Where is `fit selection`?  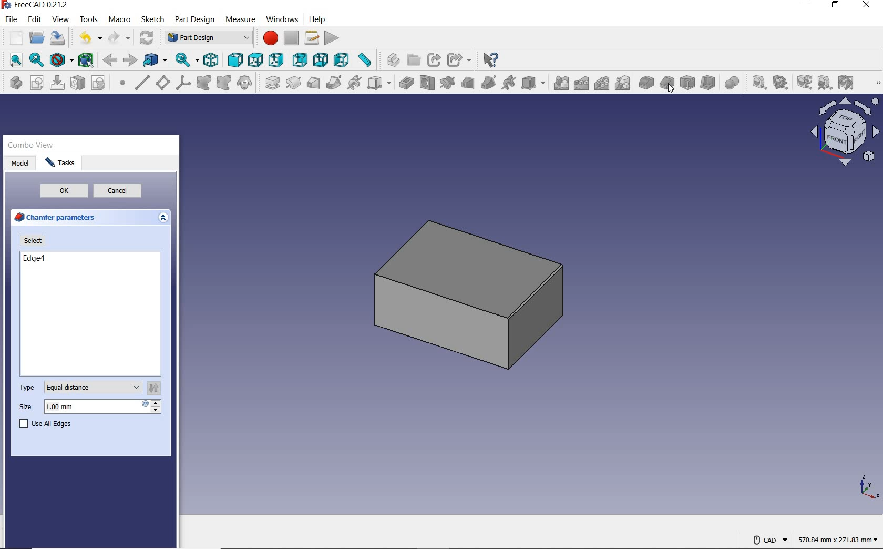 fit selection is located at coordinates (36, 60).